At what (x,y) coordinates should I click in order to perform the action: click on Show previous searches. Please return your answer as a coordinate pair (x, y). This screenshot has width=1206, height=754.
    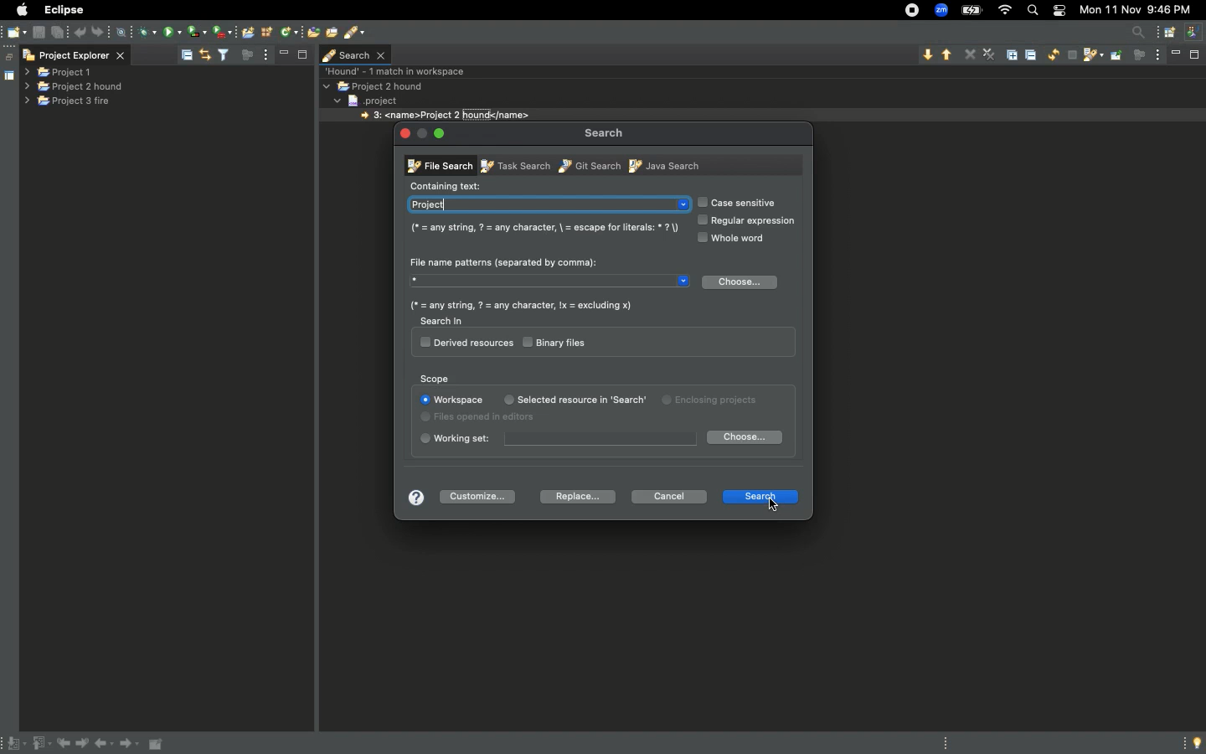
    Looking at the image, I should click on (1092, 57).